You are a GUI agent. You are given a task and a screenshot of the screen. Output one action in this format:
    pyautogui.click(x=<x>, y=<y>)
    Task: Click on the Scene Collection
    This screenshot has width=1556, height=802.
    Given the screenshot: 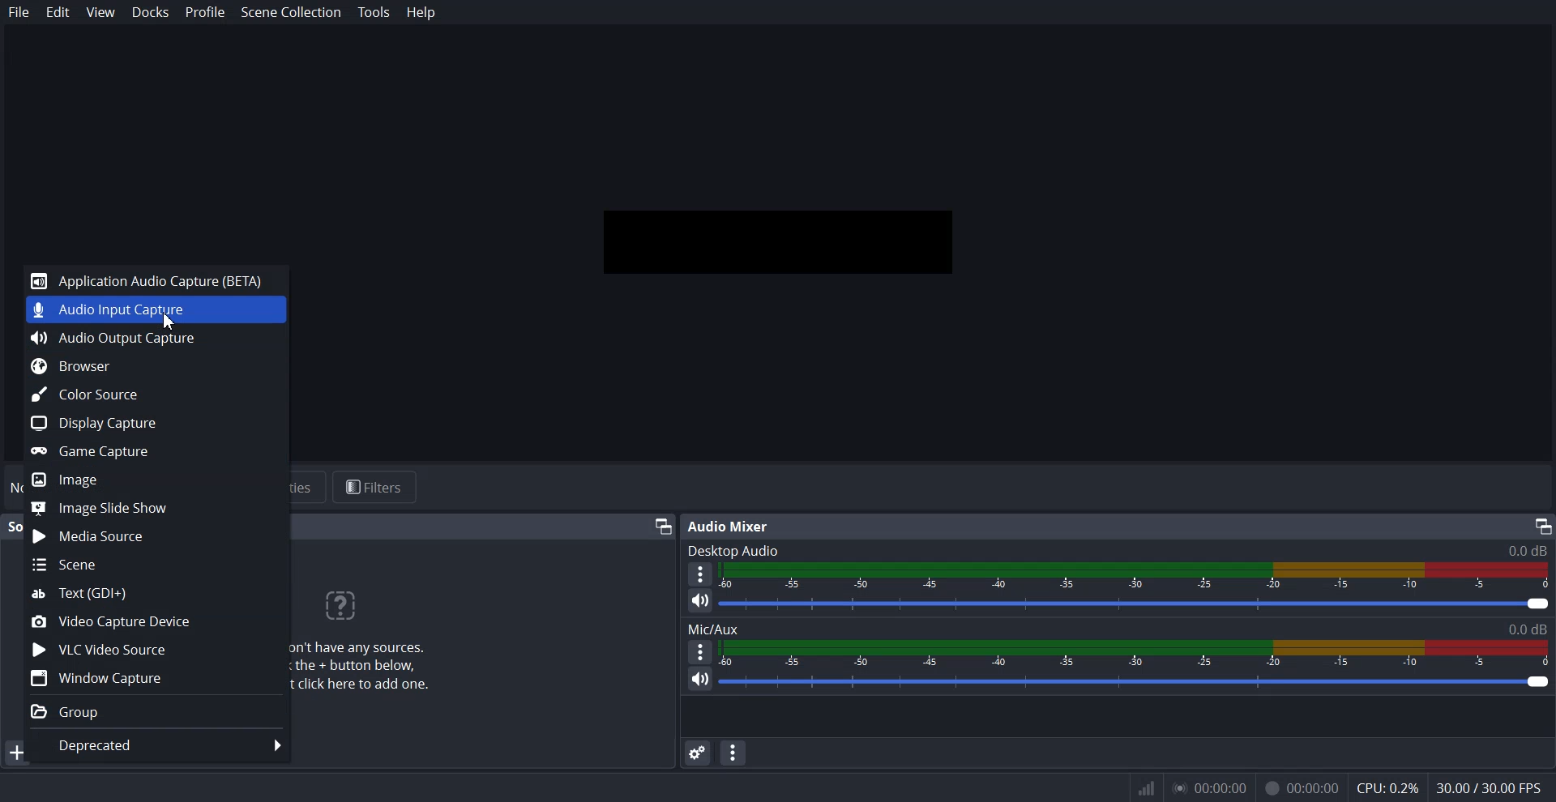 What is the action you would take?
    pyautogui.click(x=292, y=14)
    